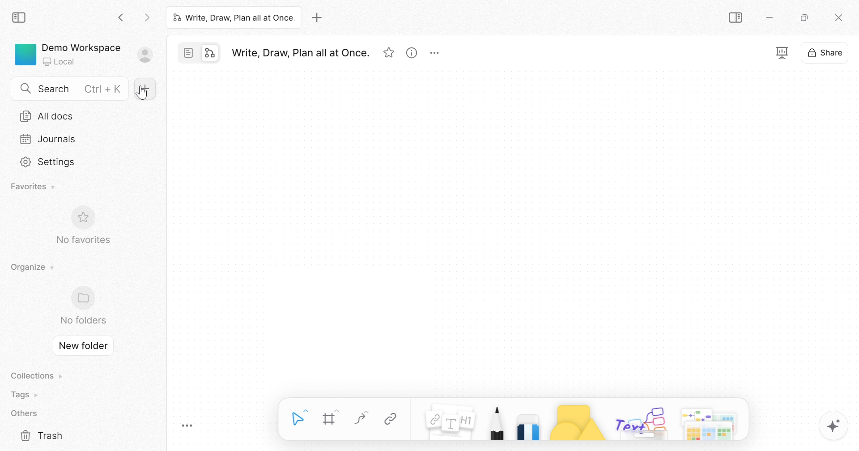 Image resolution: width=859 pixels, height=451 pixels. I want to click on Folder icon, so click(83, 299).